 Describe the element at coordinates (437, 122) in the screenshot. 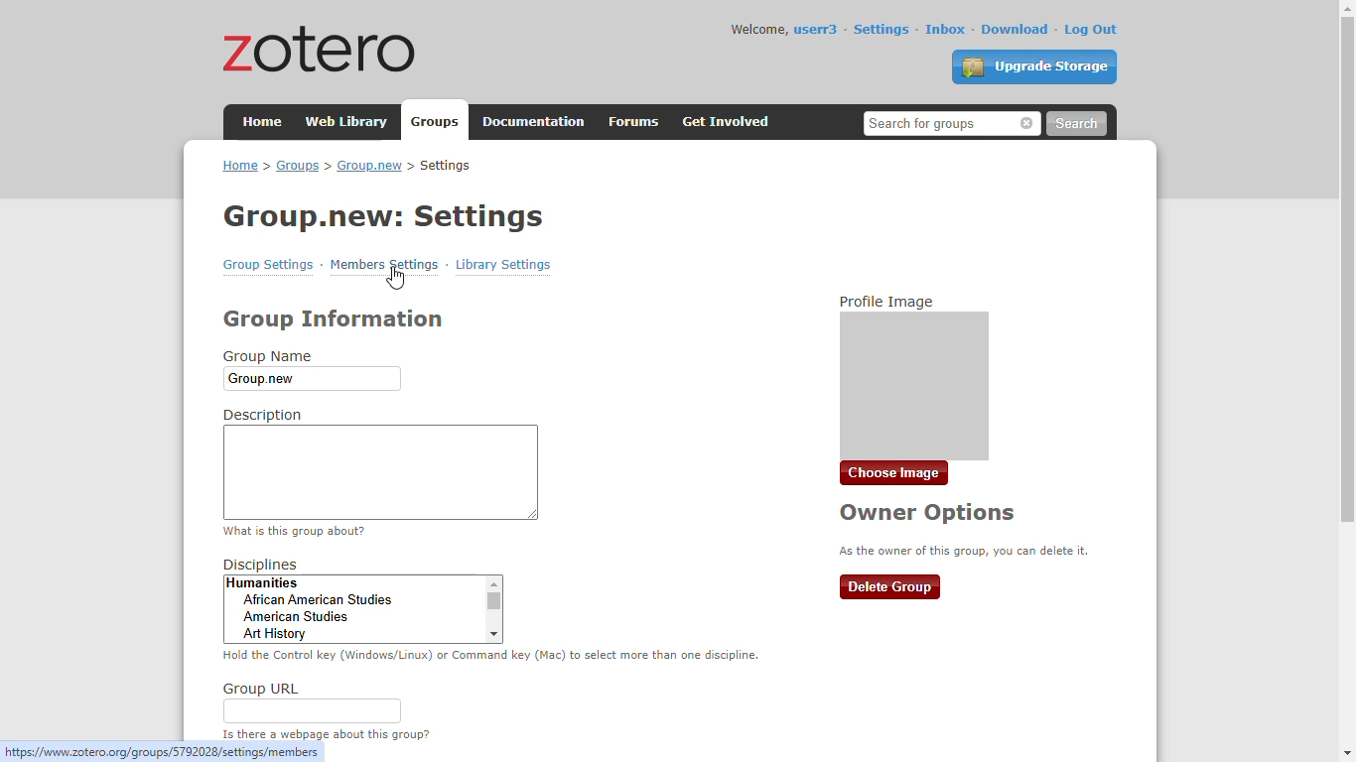

I see `groups` at that location.